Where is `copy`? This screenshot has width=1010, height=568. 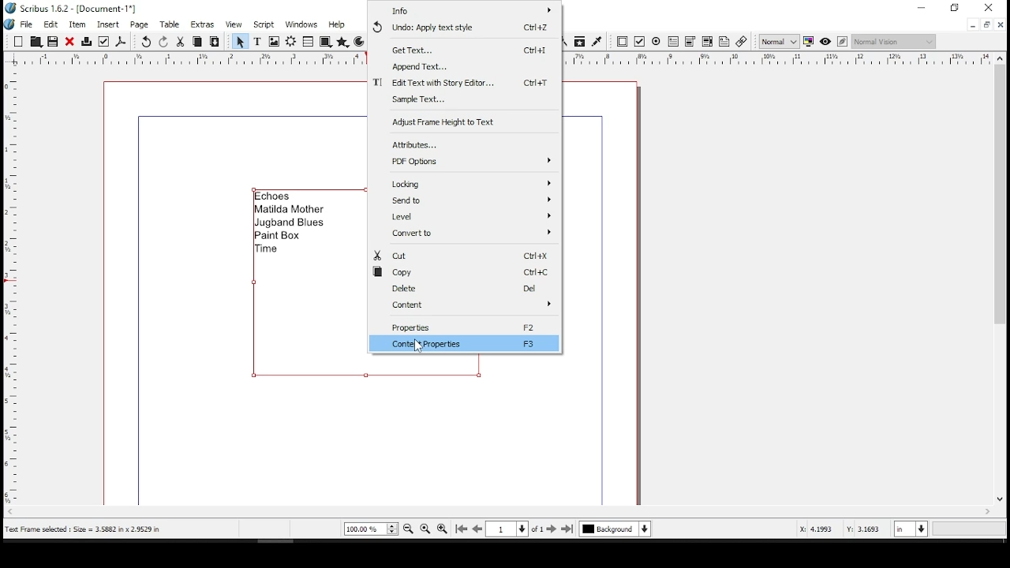
copy is located at coordinates (198, 41).